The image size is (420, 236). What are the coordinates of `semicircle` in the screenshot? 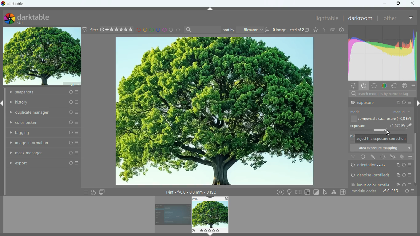 It's located at (179, 30).